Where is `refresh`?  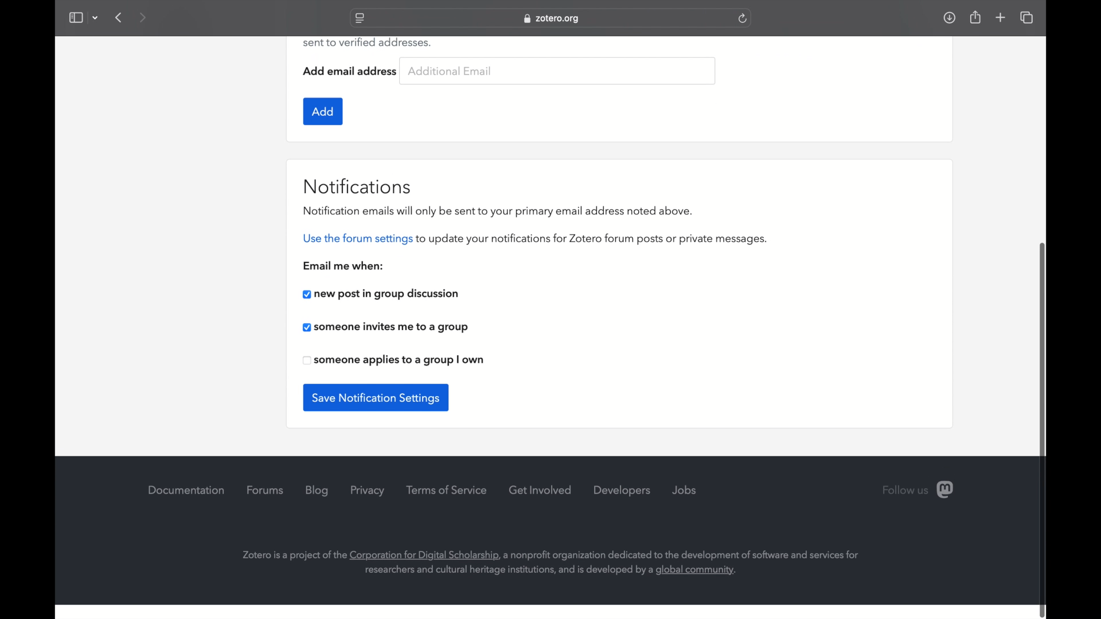 refresh is located at coordinates (743, 18).